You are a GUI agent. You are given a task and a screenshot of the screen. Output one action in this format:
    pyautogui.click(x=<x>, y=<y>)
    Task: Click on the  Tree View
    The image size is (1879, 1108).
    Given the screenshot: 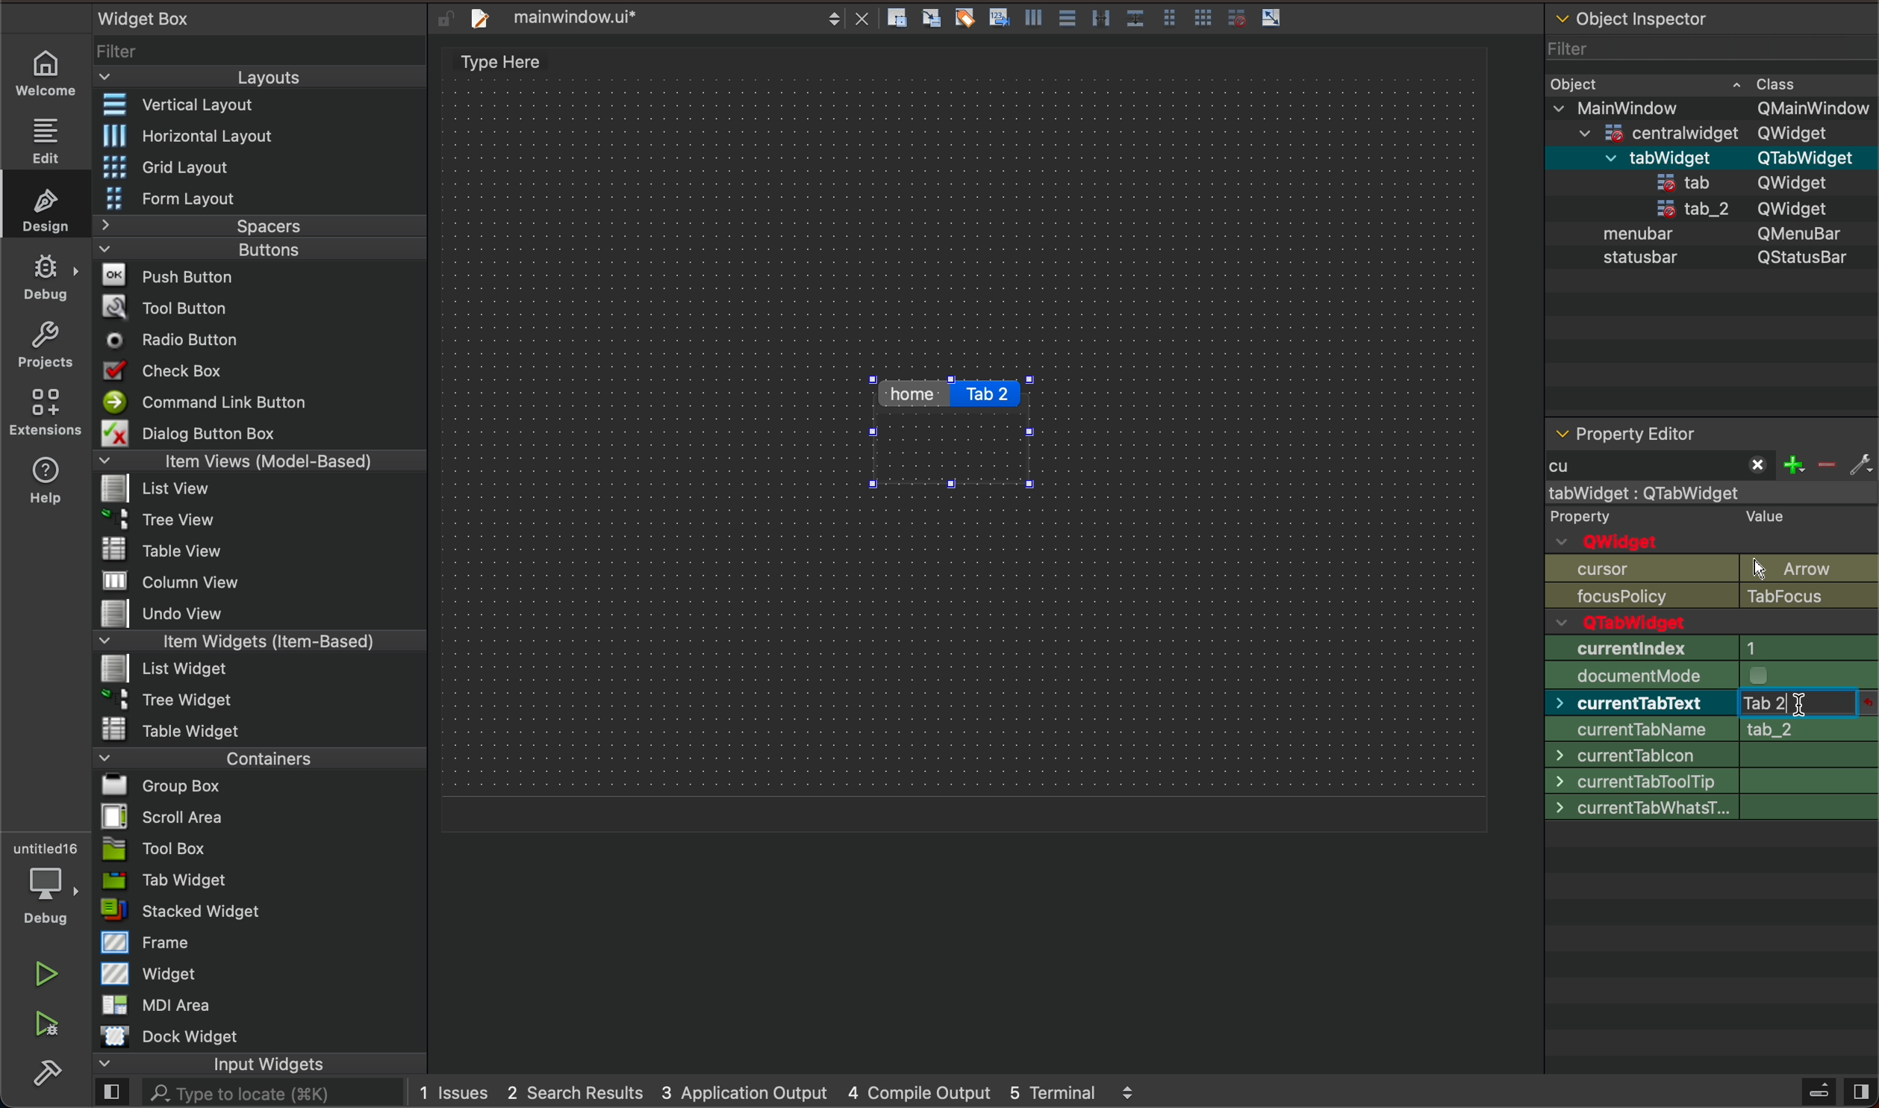 What is the action you would take?
    pyautogui.click(x=161, y=517)
    